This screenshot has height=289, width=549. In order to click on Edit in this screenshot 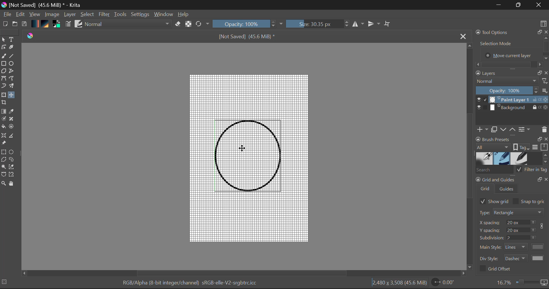, I will do `click(21, 15)`.